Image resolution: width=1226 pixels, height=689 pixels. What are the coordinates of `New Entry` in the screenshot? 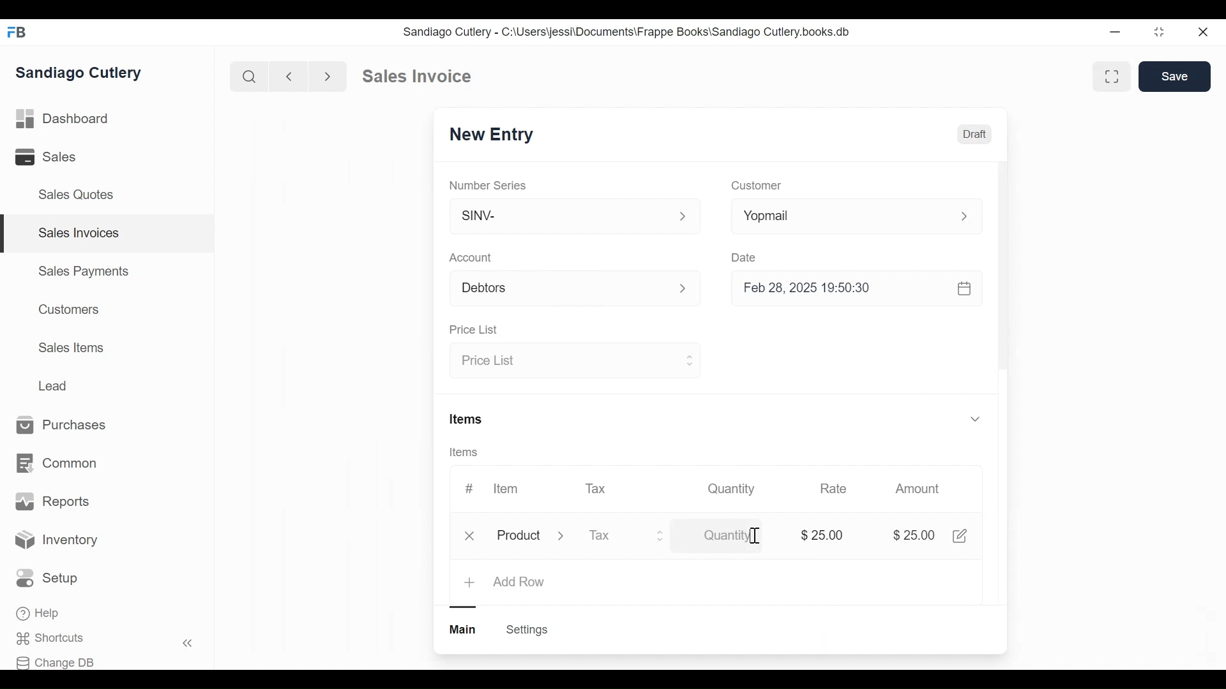 It's located at (487, 136).